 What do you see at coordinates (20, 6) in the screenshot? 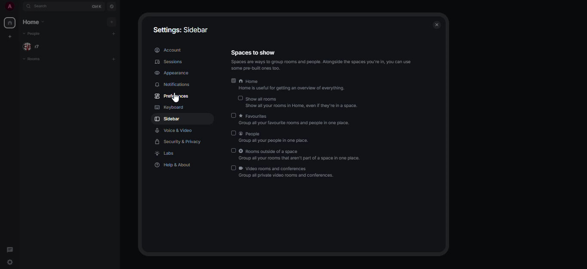
I see `expand` at bounding box center [20, 6].